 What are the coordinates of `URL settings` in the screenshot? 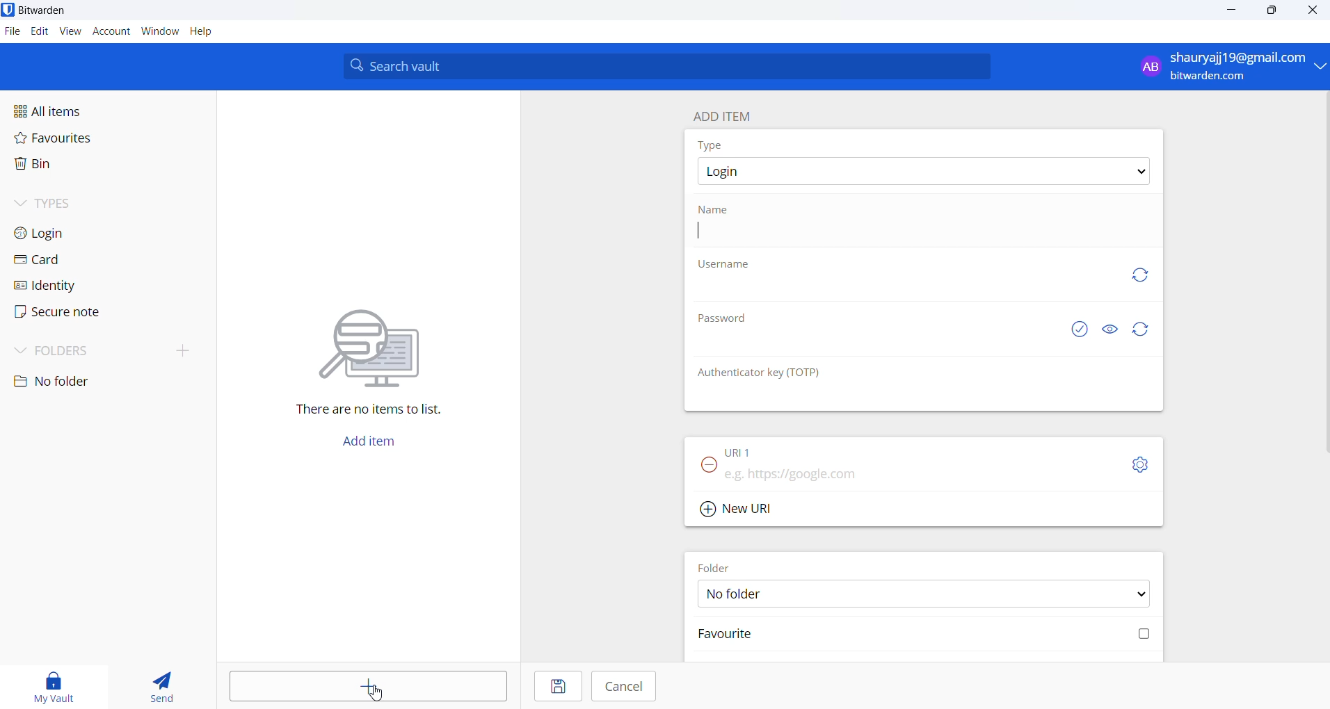 It's located at (1143, 466).